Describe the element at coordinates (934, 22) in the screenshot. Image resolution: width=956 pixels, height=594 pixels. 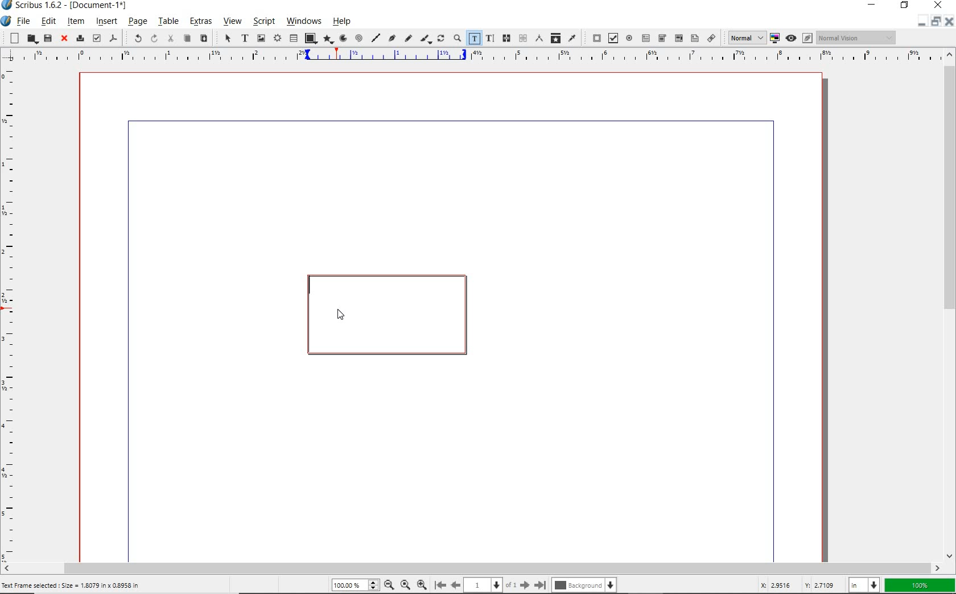
I see `minimize` at that location.